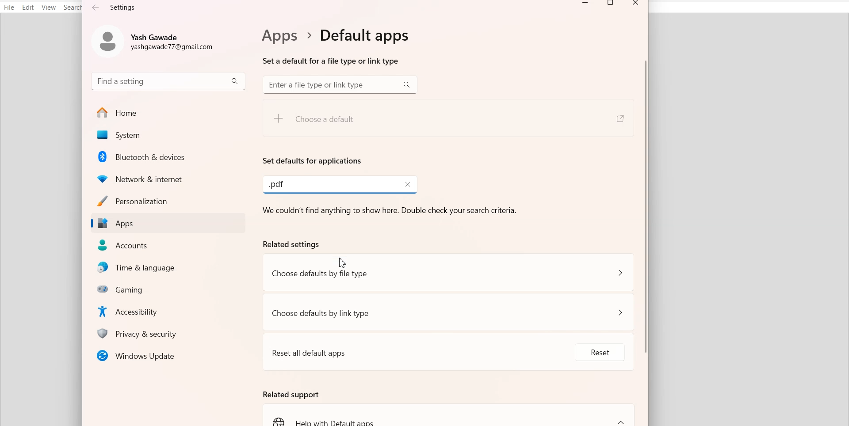 This screenshot has width=849, height=426. What do you see at coordinates (115, 7) in the screenshot?
I see `Text` at bounding box center [115, 7].